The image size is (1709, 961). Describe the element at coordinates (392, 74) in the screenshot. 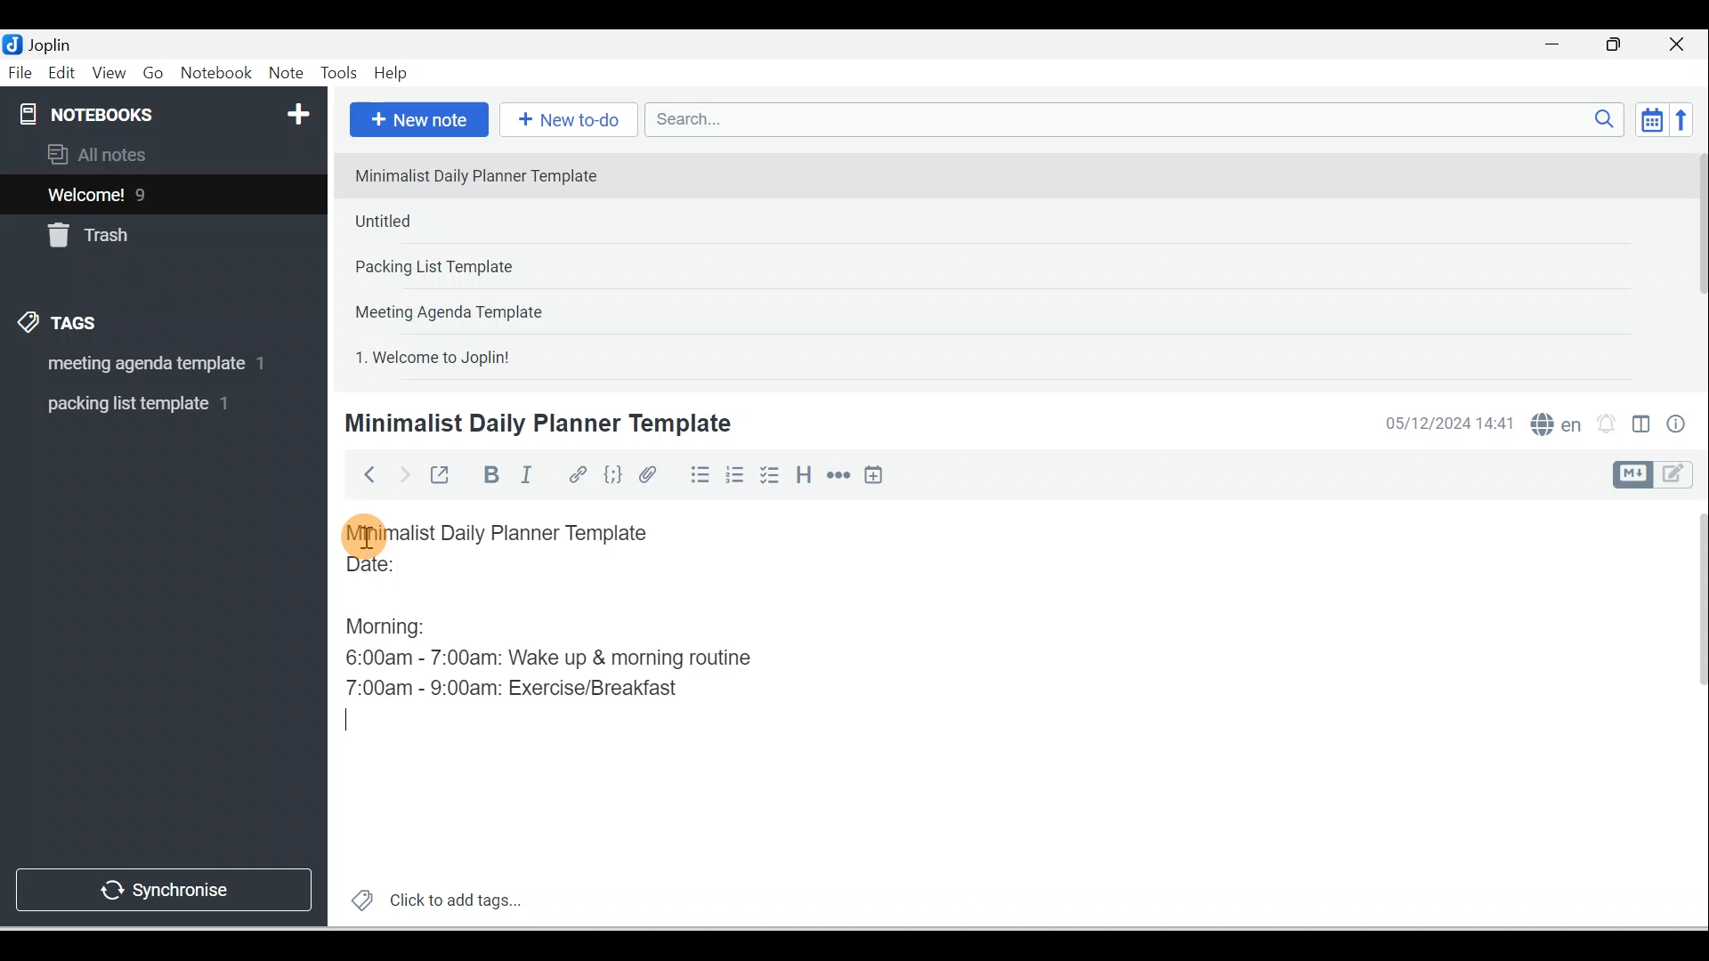

I see `Help` at that location.